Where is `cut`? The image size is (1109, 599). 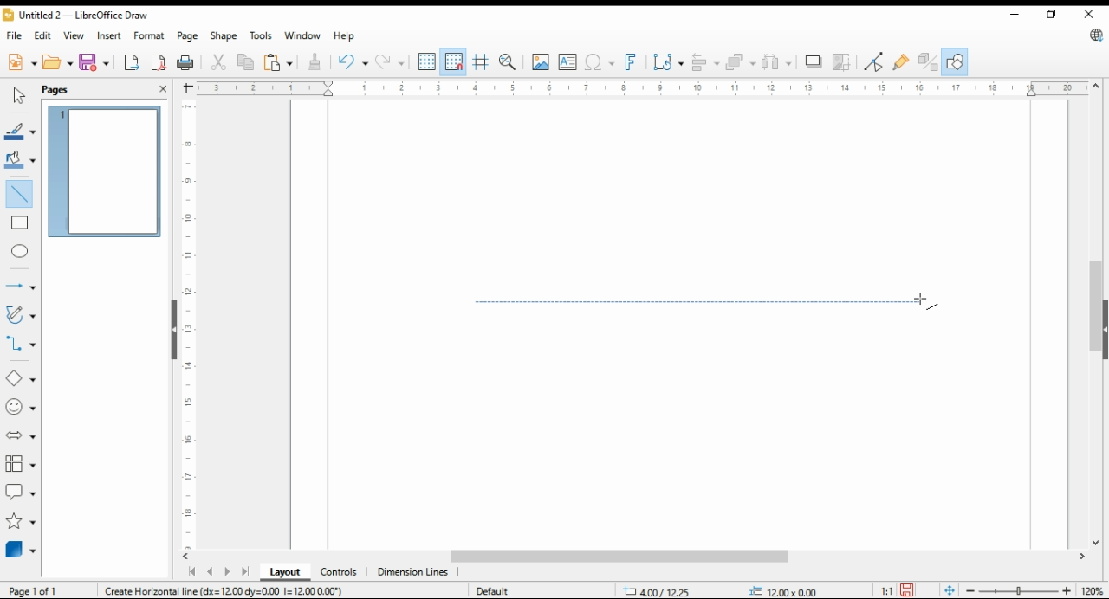 cut is located at coordinates (217, 63).